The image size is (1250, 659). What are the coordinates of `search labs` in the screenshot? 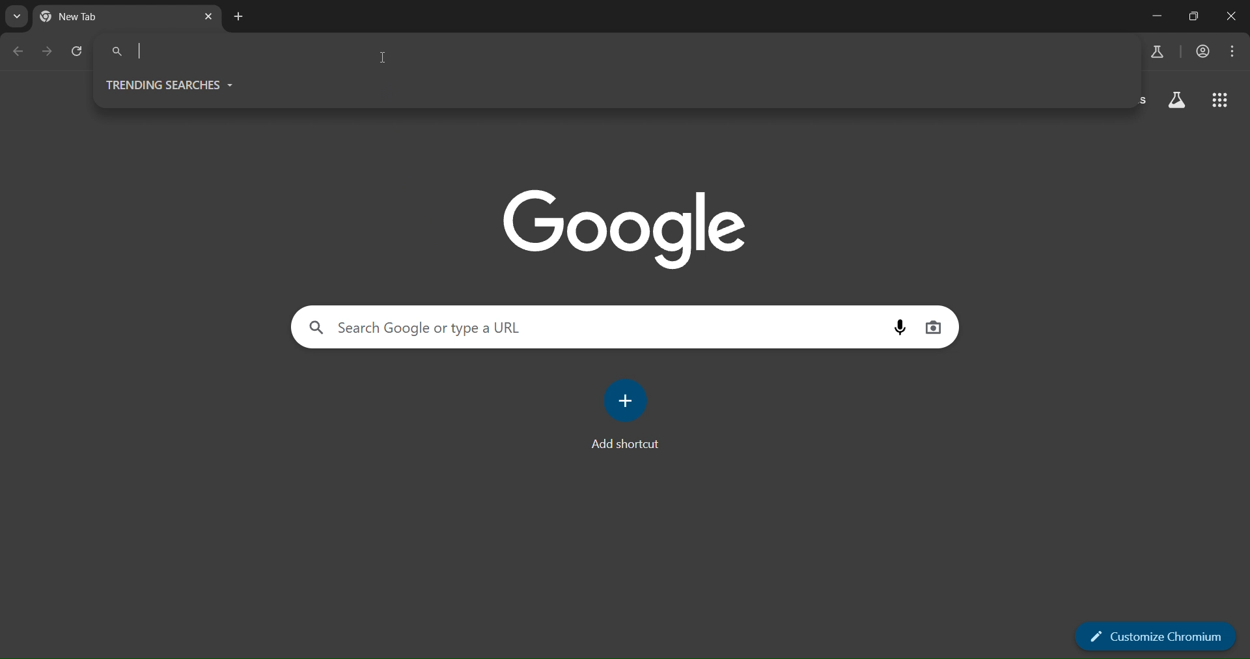 It's located at (1157, 52).